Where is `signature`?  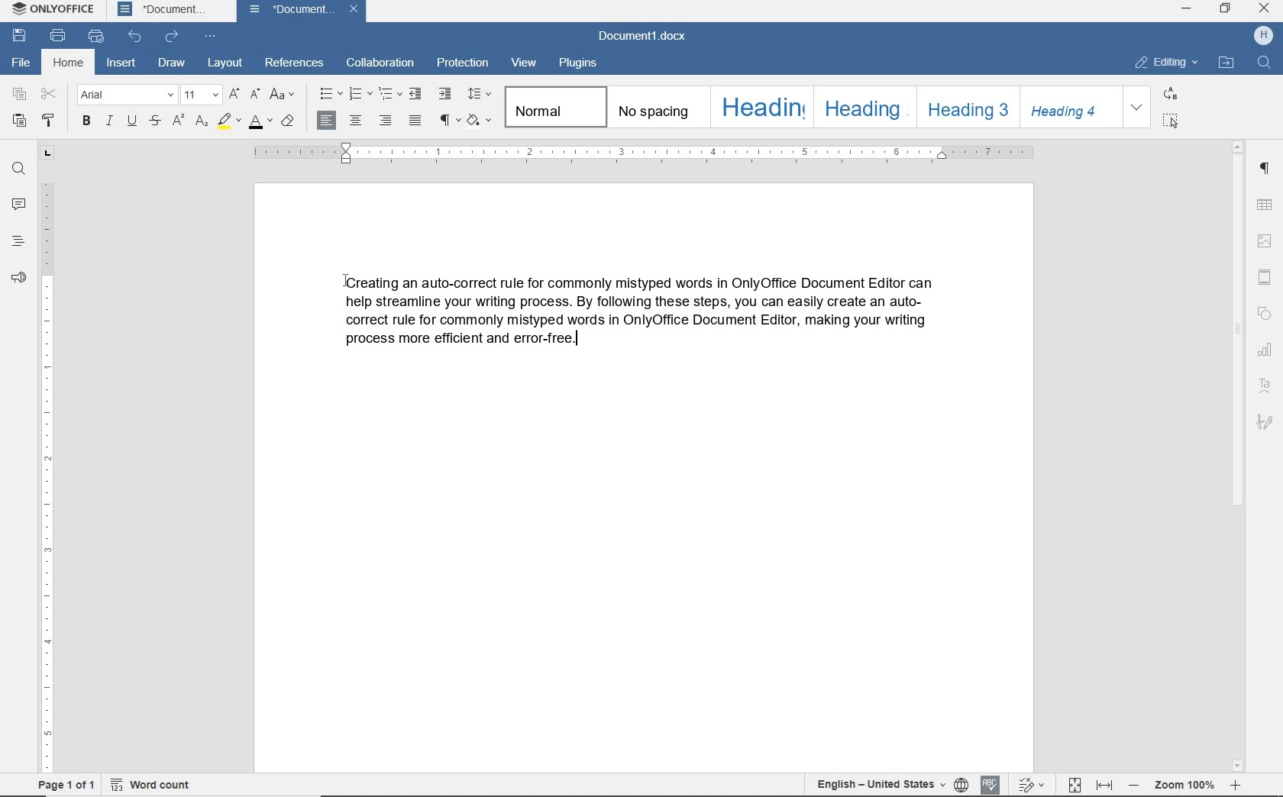 signature is located at coordinates (1266, 422).